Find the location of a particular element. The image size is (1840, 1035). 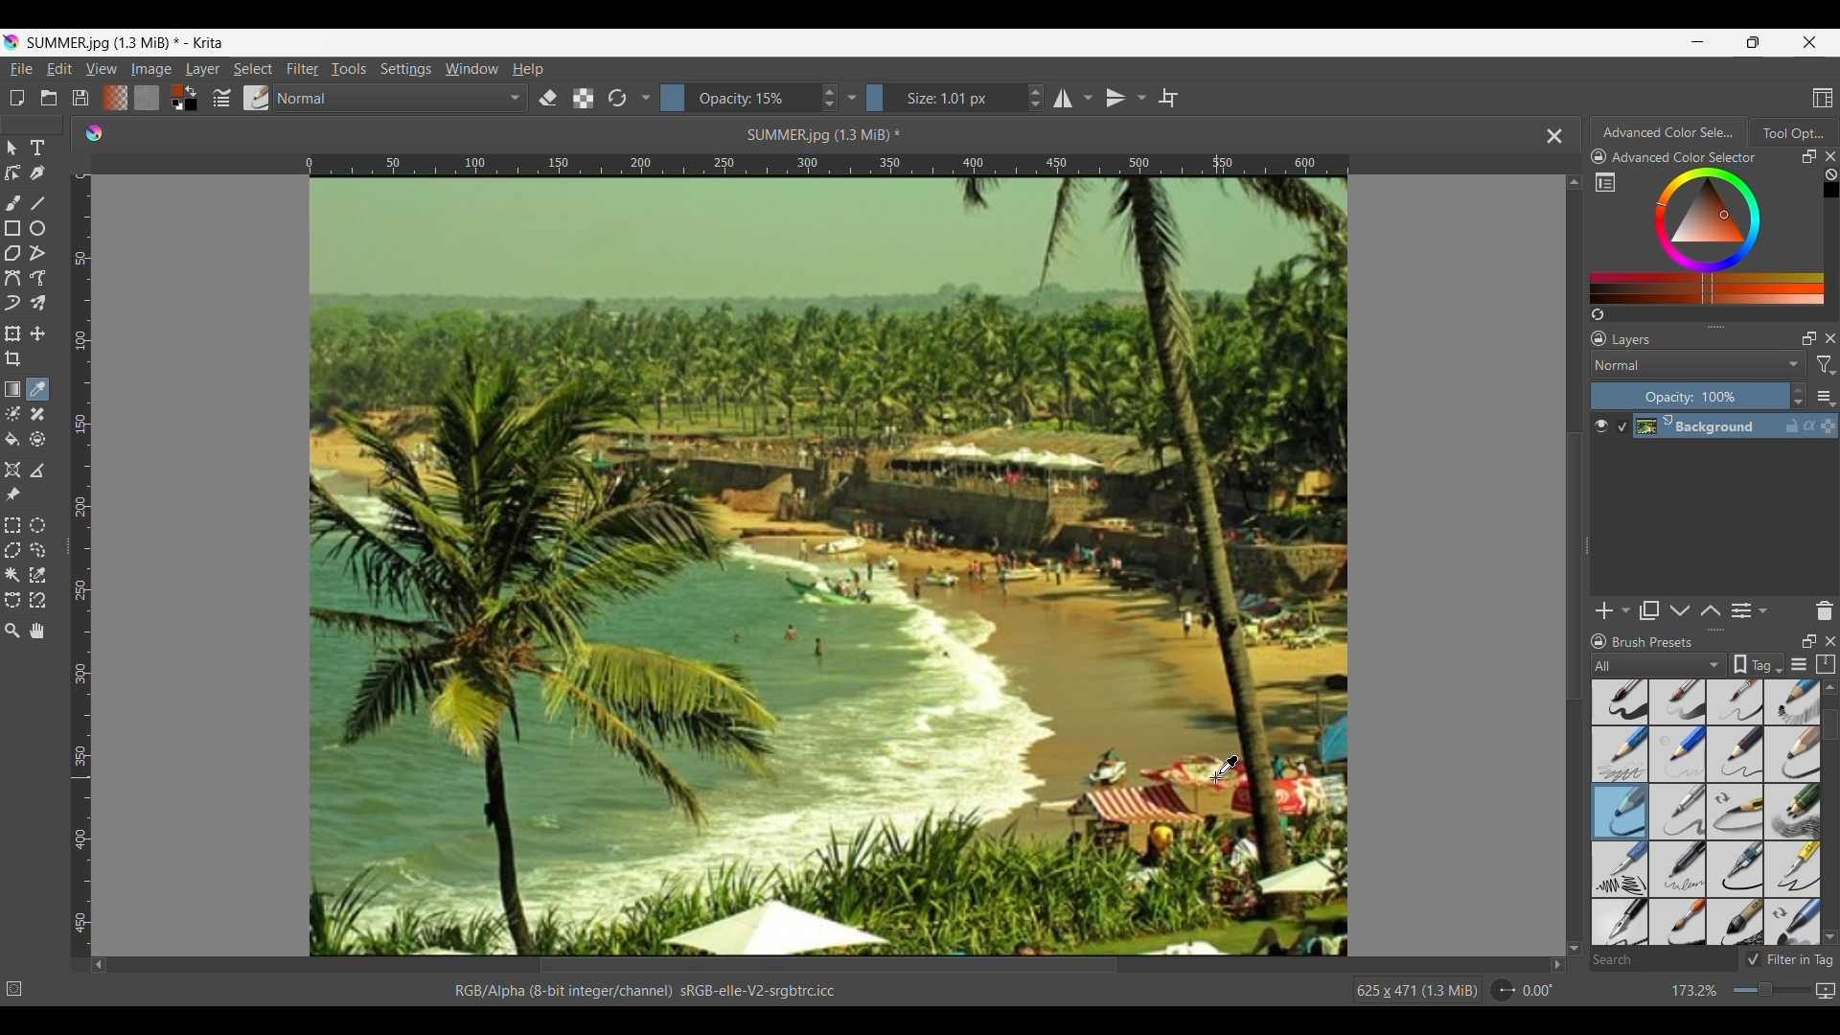

Lock is located at coordinates (1599, 642).